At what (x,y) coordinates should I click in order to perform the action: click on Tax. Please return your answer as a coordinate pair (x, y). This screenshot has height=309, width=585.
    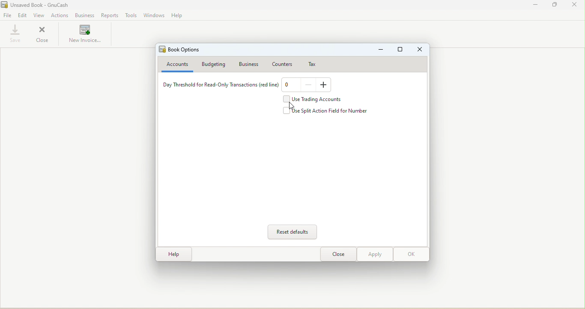
    Looking at the image, I should click on (309, 64).